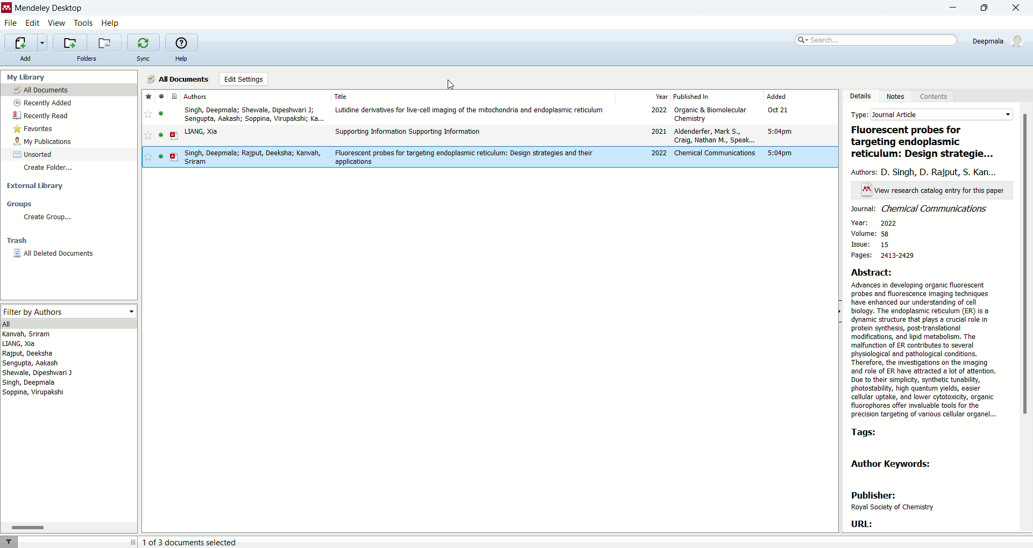 Image resolution: width=1033 pixels, height=548 pixels. I want to click on 2021, so click(656, 132).